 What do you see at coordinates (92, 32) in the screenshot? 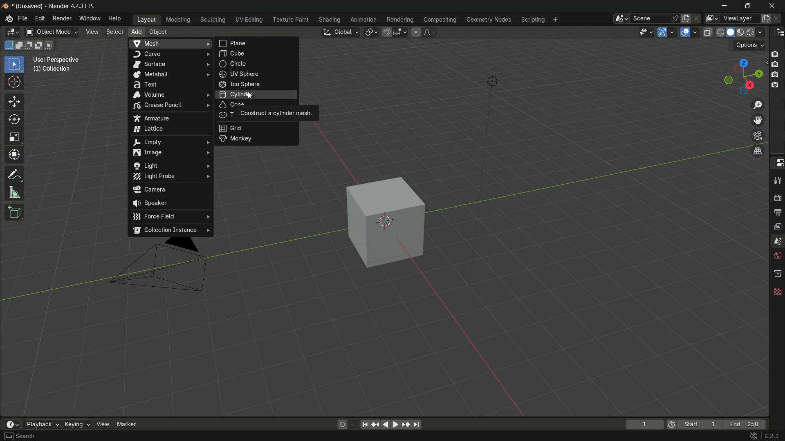
I see `view` at bounding box center [92, 32].